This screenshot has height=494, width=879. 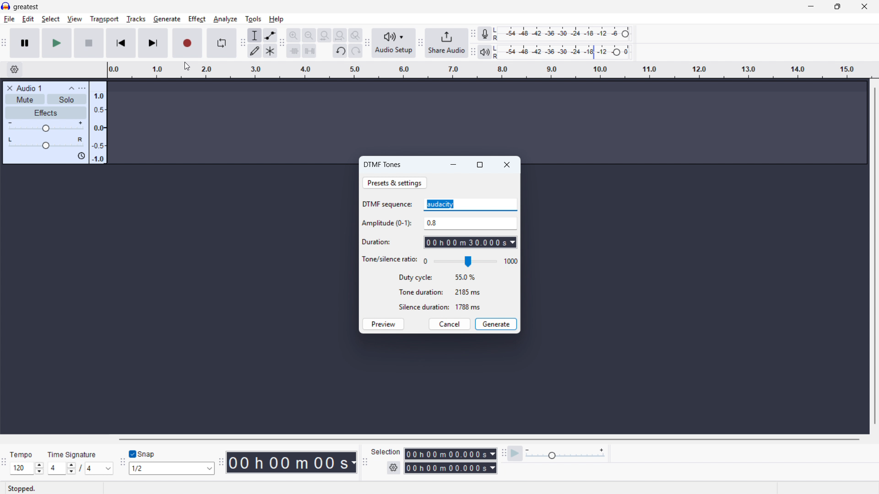 I want to click on Duration , so click(x=471, y=242).